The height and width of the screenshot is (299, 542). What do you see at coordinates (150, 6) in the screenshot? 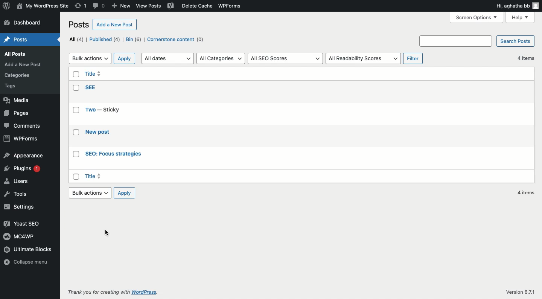
I see `view posts` at bounding box center [150, 6].